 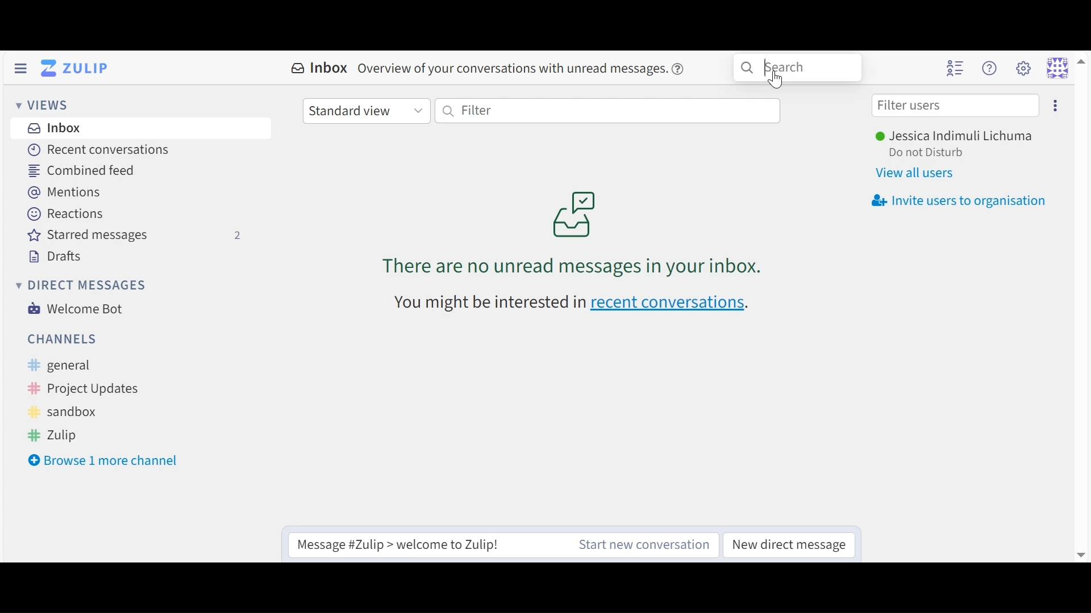 What do you see at coordinates (419, 544) in the screenshot?
I see `Reply to message` at bounding box center [419, 544].